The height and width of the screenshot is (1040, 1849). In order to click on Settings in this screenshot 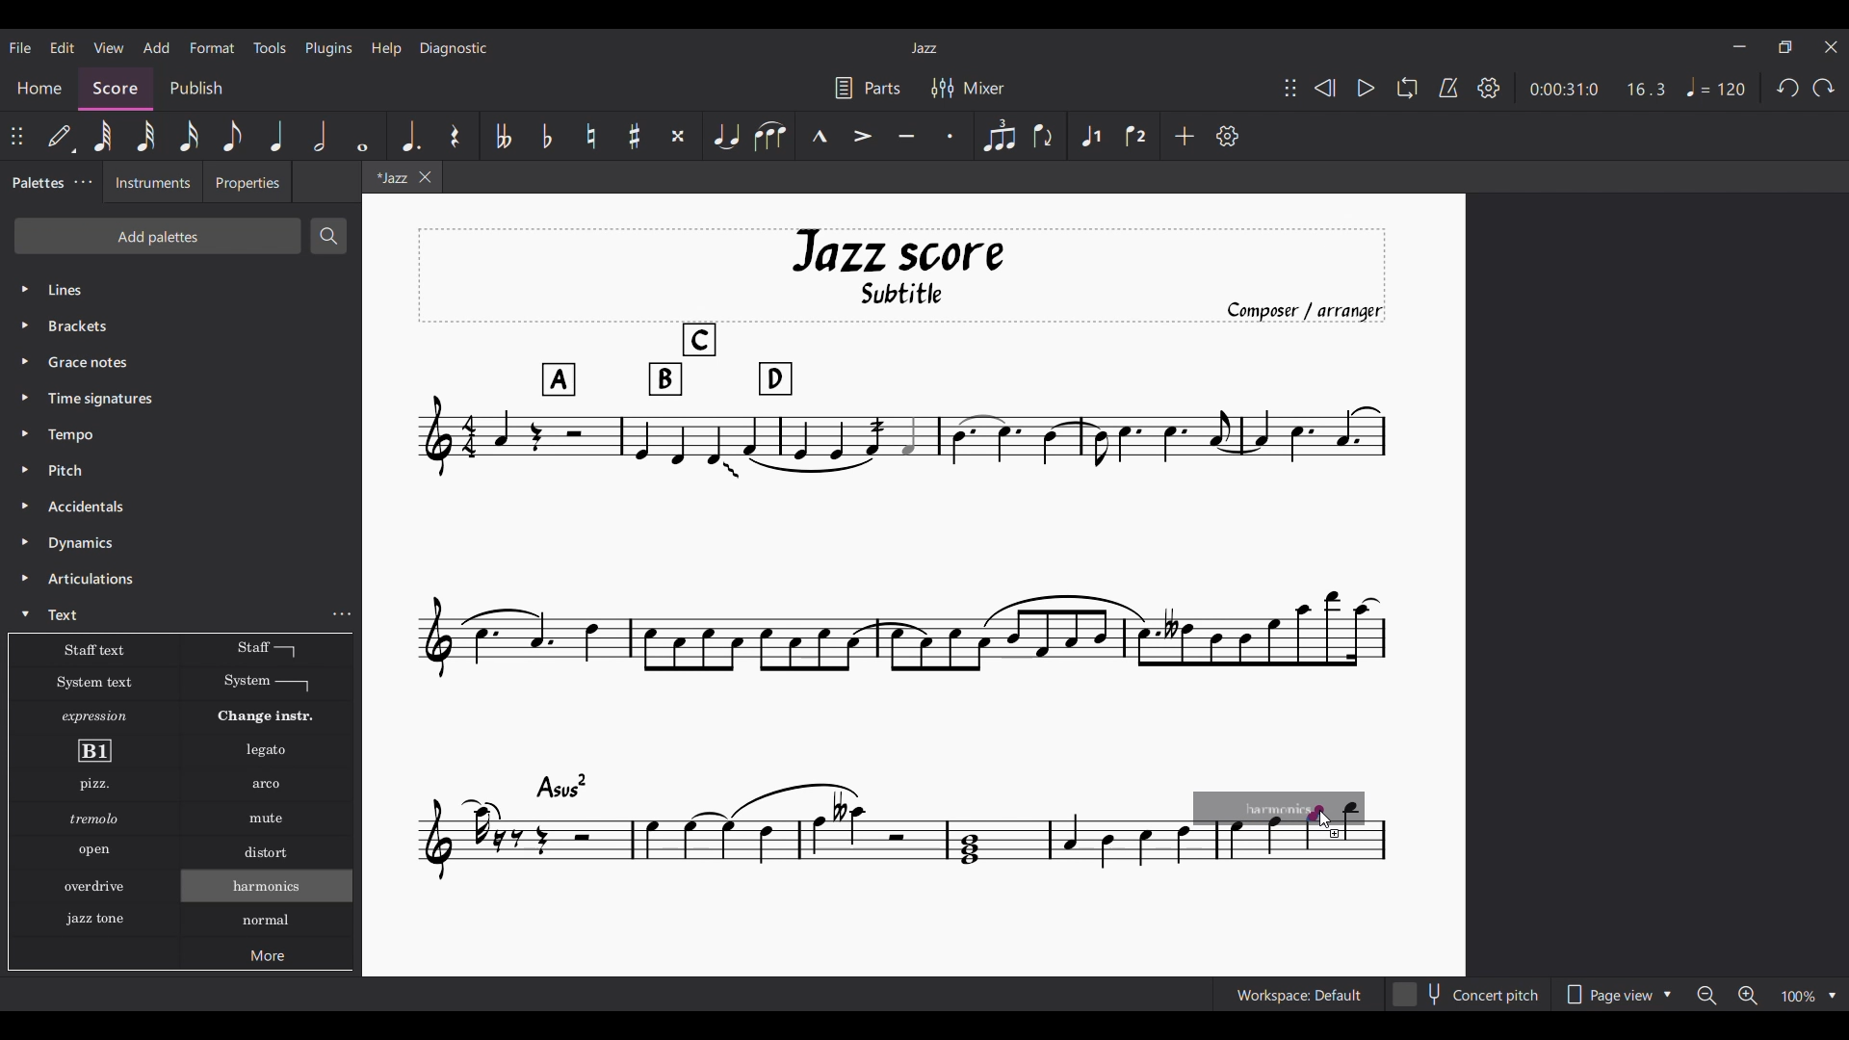, I will do `click(1228, 136)`.